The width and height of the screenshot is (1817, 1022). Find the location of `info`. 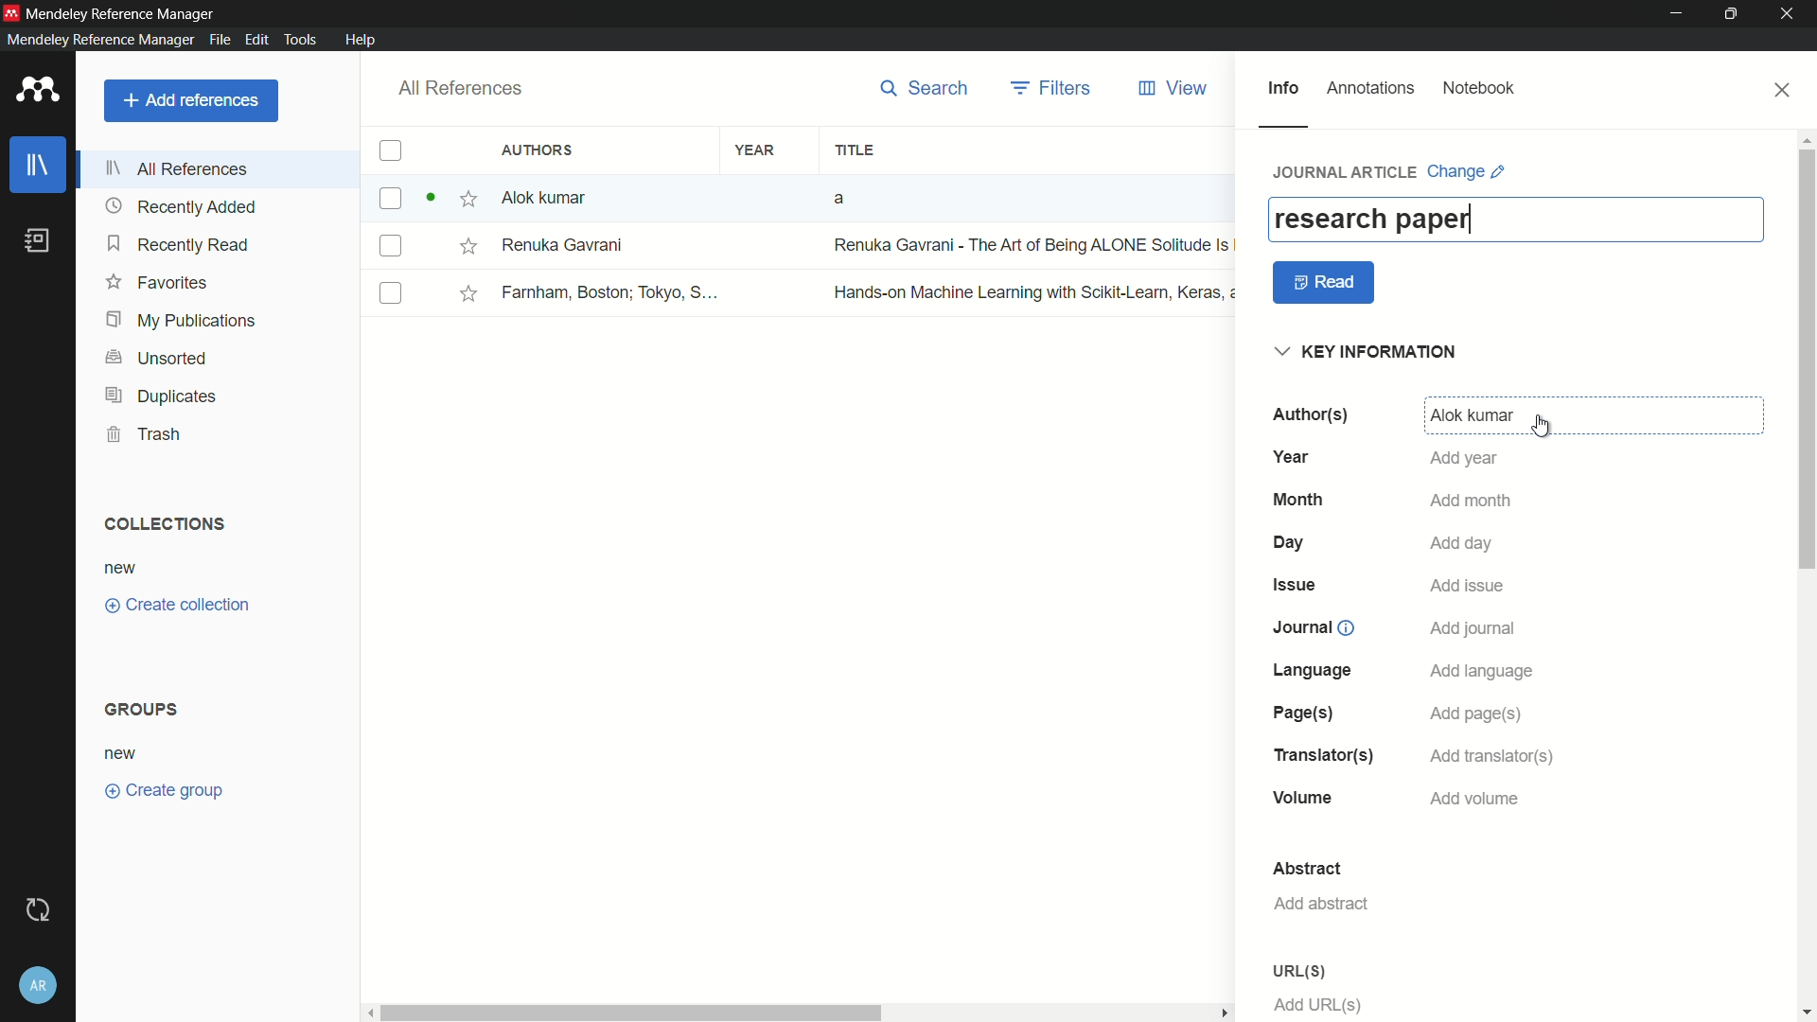

info is located at coordinates (1282, 89).